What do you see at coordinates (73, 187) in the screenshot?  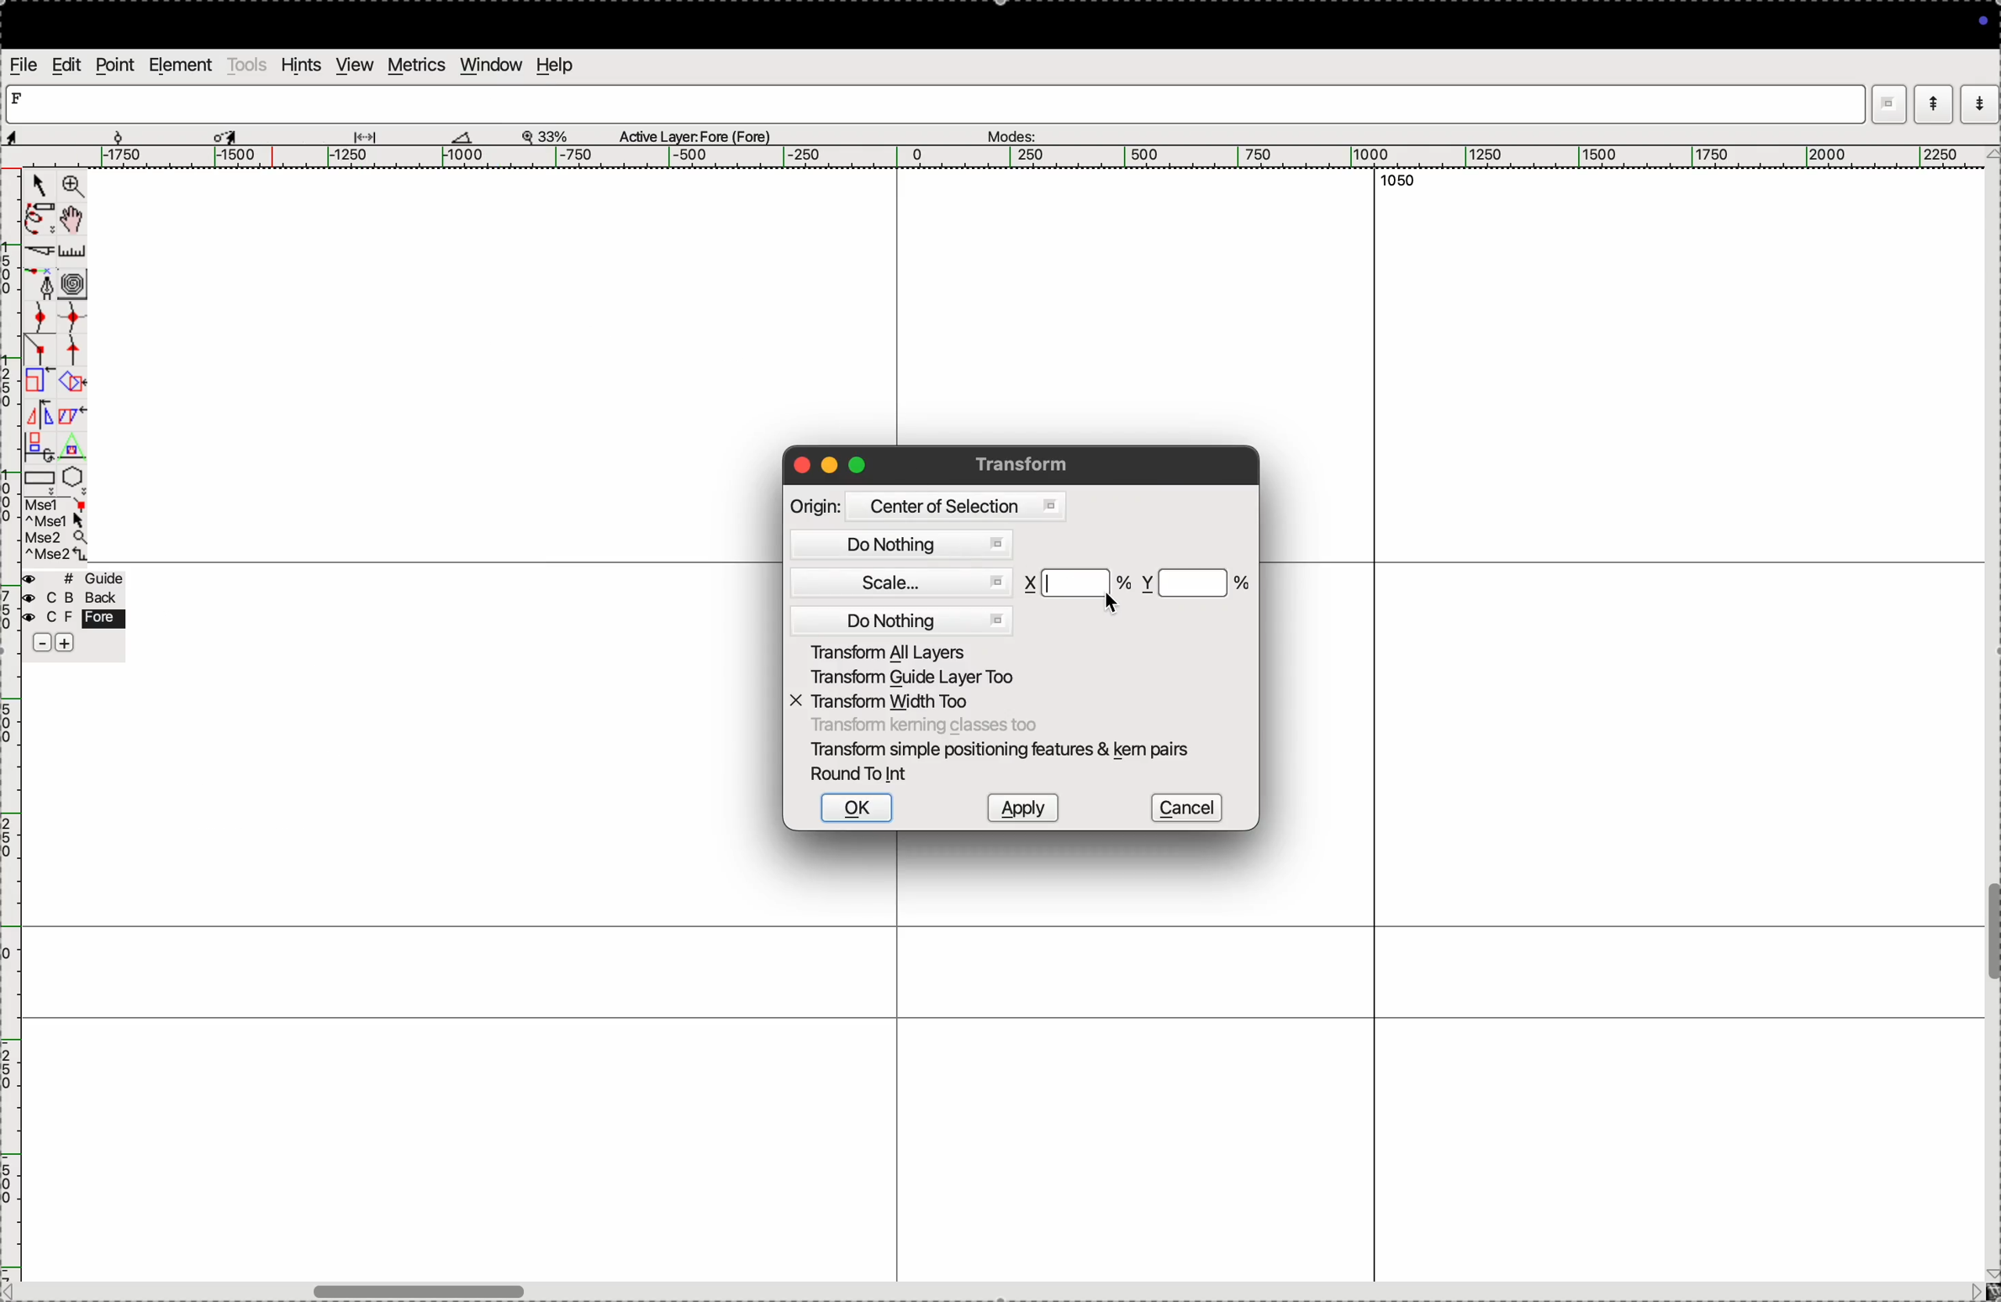 I see `zoom` at bounding box center [73, 187].